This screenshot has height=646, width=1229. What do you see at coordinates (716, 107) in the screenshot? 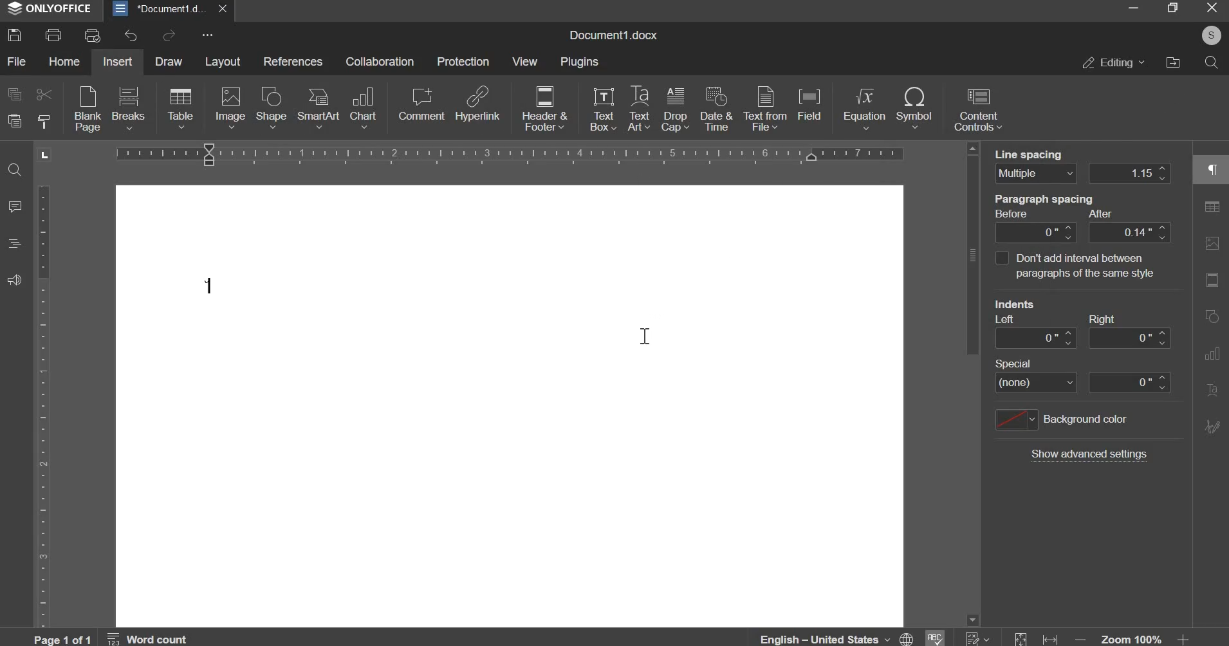
I see `date & time` at bounding box center [716, 107].